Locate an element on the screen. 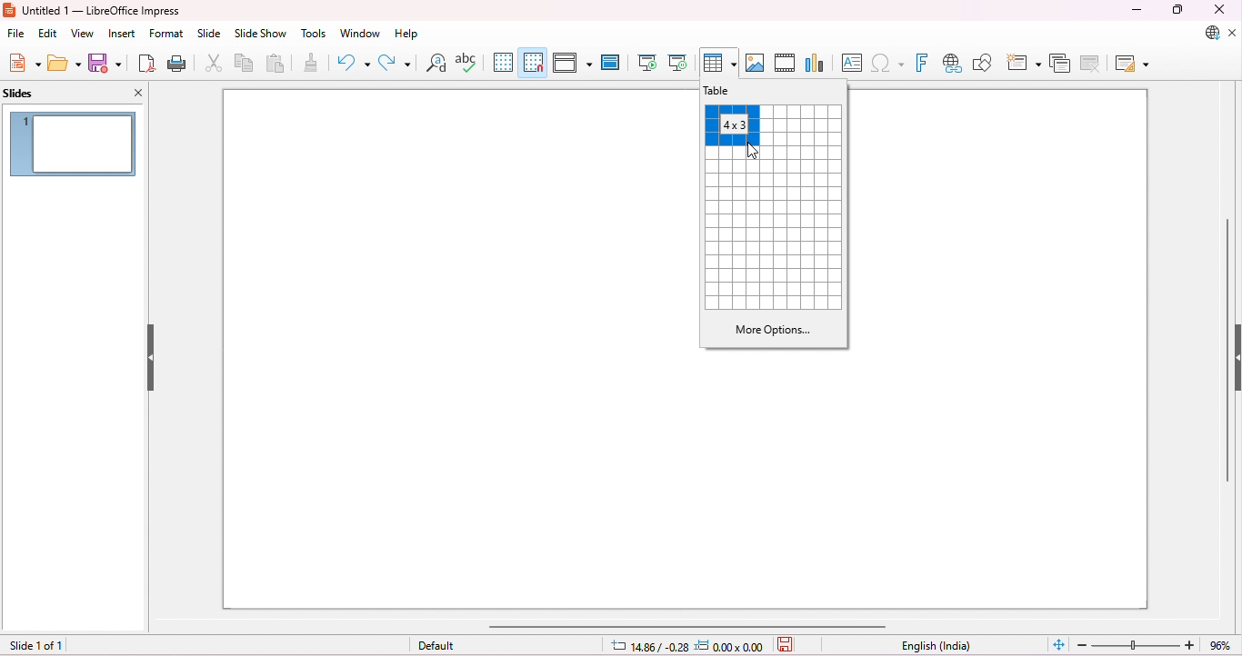  insert audio or video is located at coordinates (785, 64).